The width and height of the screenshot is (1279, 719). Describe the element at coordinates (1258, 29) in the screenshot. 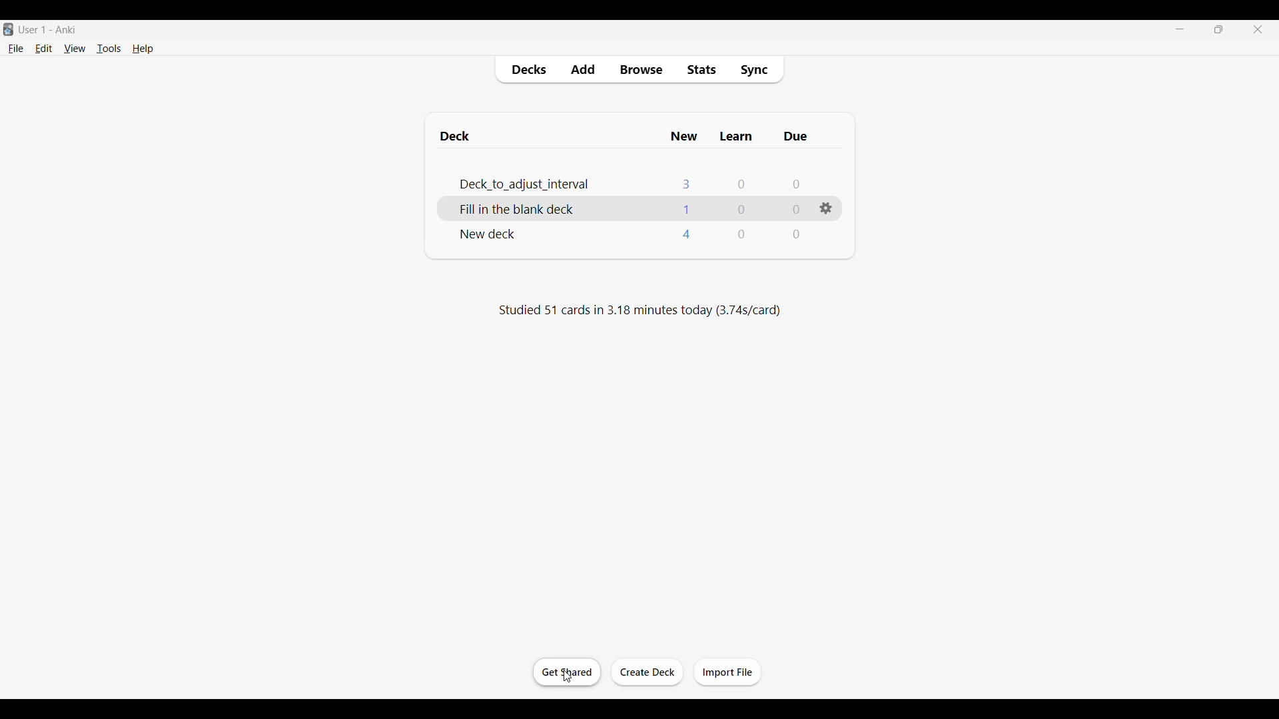

I see `Close interface` at that location.